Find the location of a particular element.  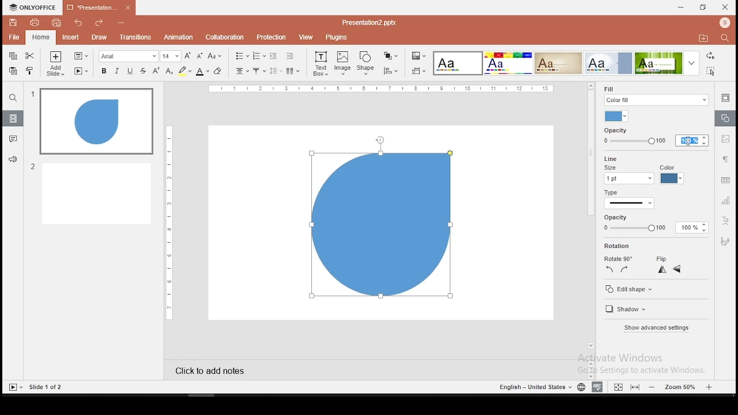

paragraph settings is located at coordinates (725, 159).